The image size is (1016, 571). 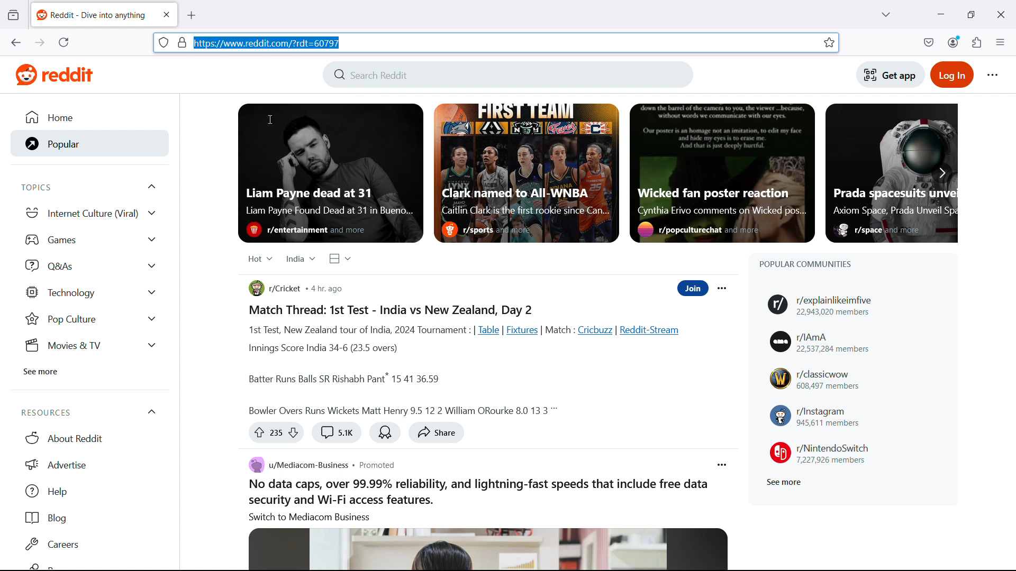 I want to click on Post publication time, so click(x=329, y=289).